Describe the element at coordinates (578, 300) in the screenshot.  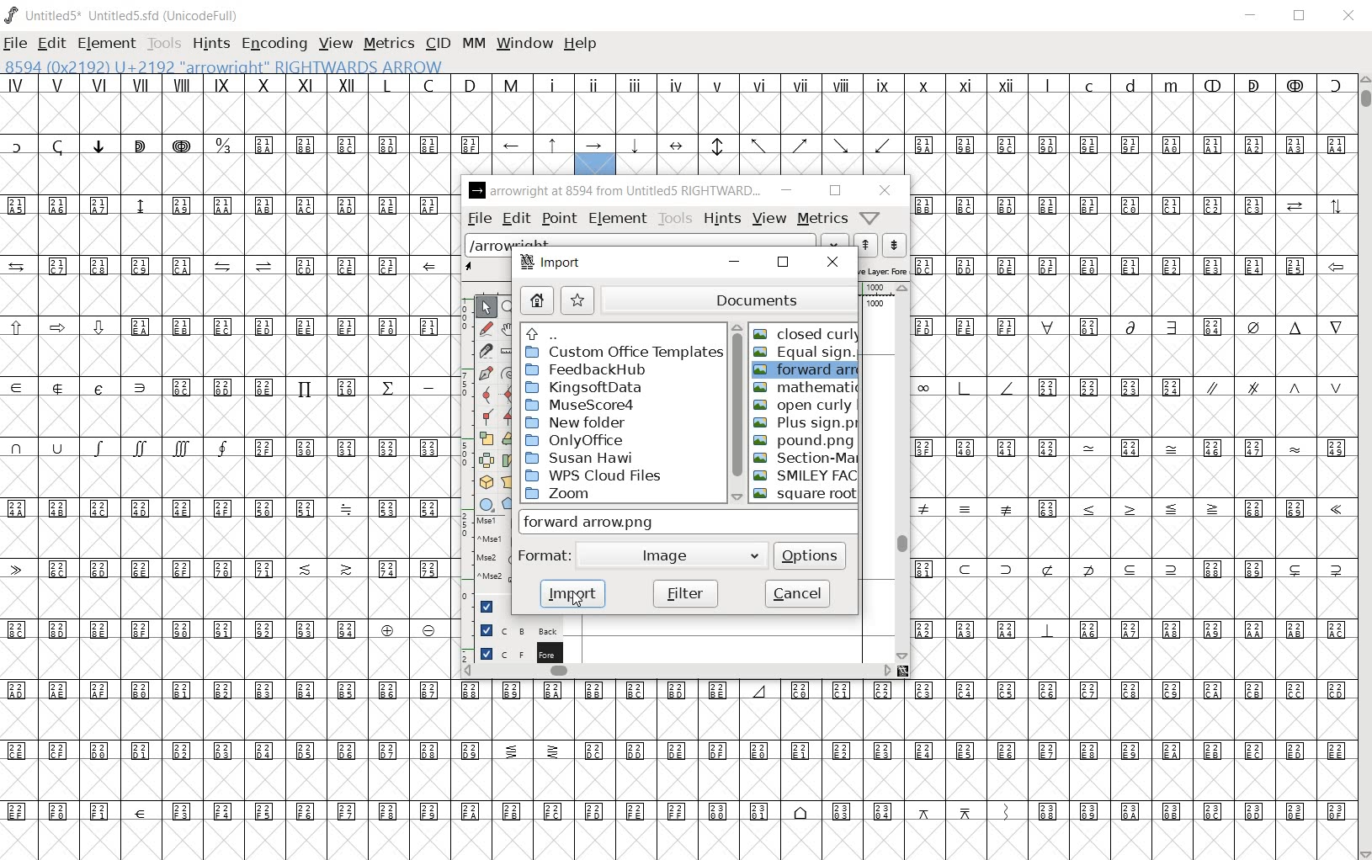
I see `star` at that location.